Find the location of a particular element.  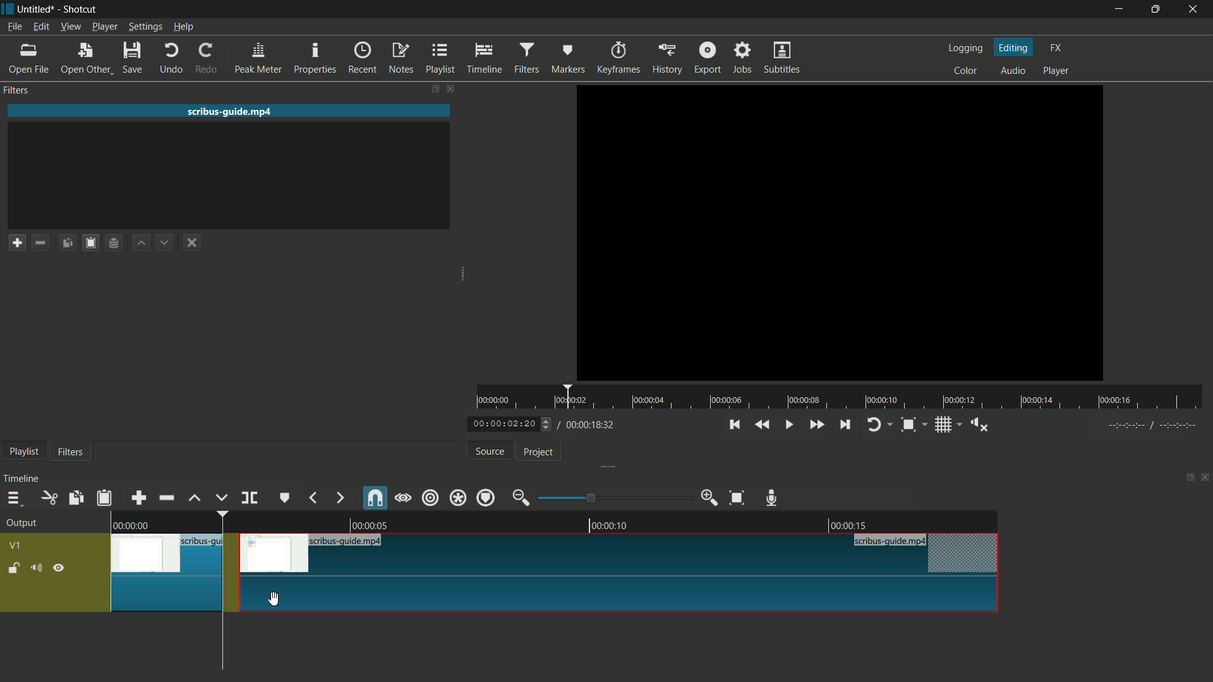

fx is located at coordinates (1056, 46).